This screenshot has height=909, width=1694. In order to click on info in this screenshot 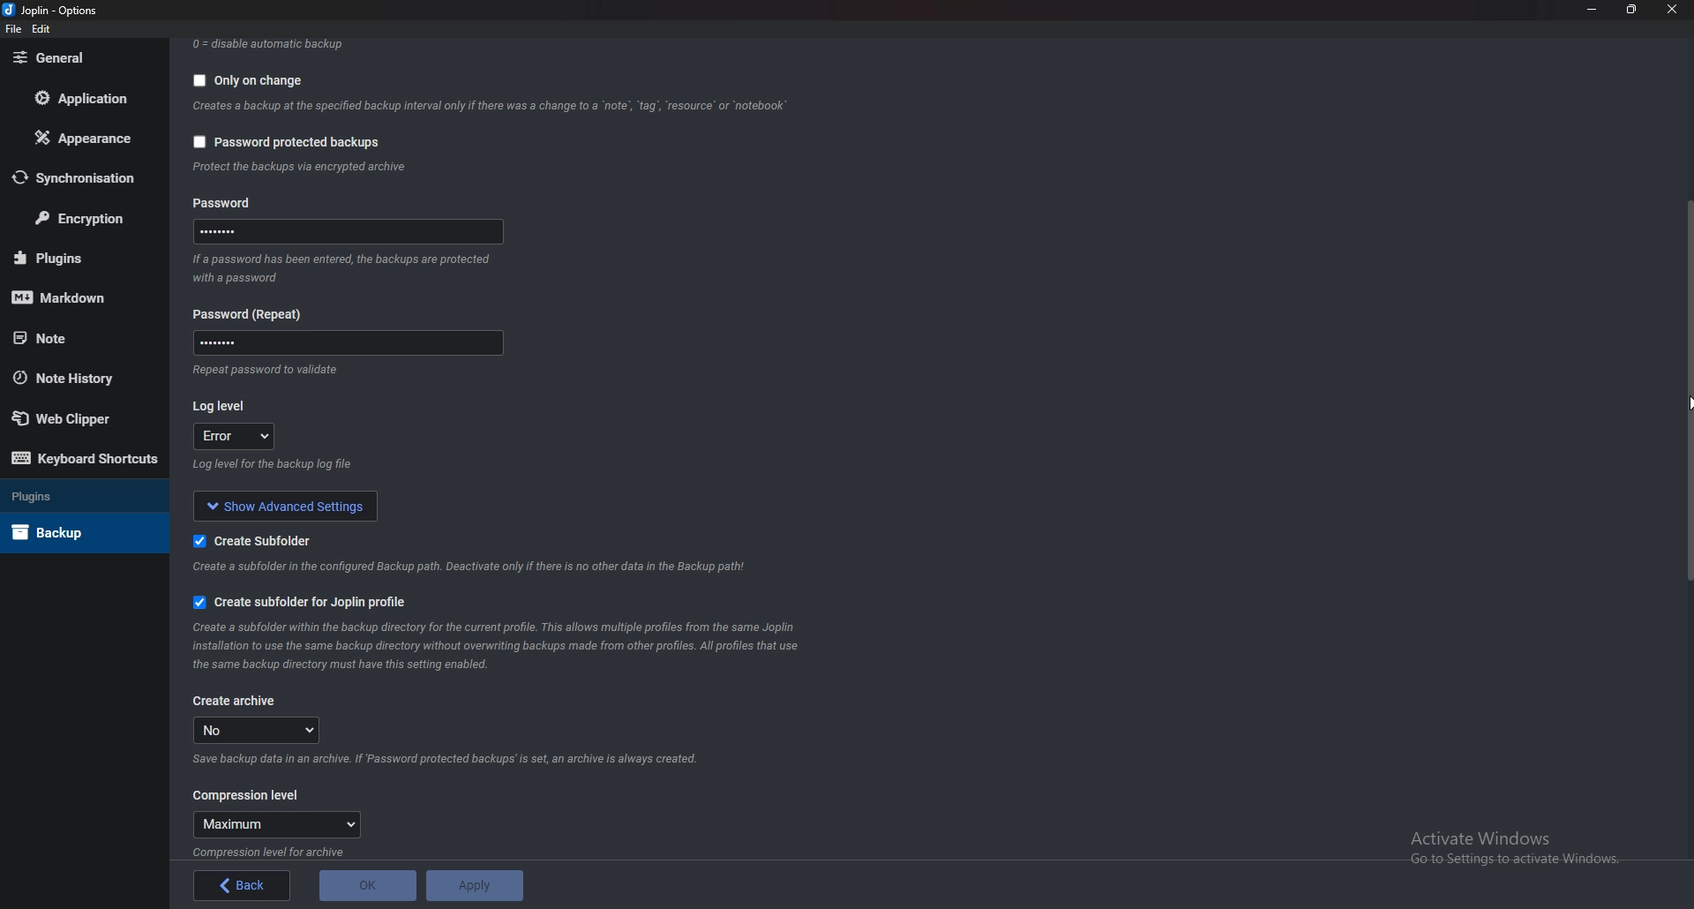, I will do `click(311, 167)`.